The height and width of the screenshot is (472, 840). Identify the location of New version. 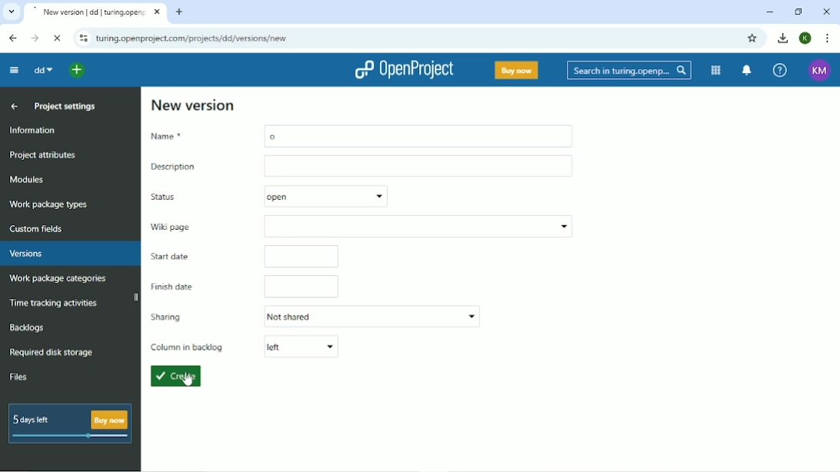
(195, 105).